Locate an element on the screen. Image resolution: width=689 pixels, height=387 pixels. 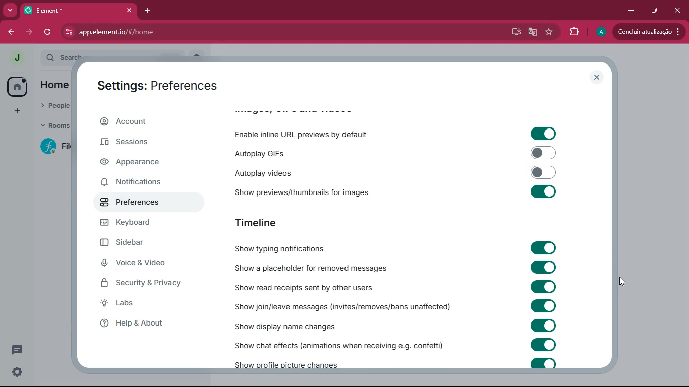
profile picture is located at coordinates (603, 31).